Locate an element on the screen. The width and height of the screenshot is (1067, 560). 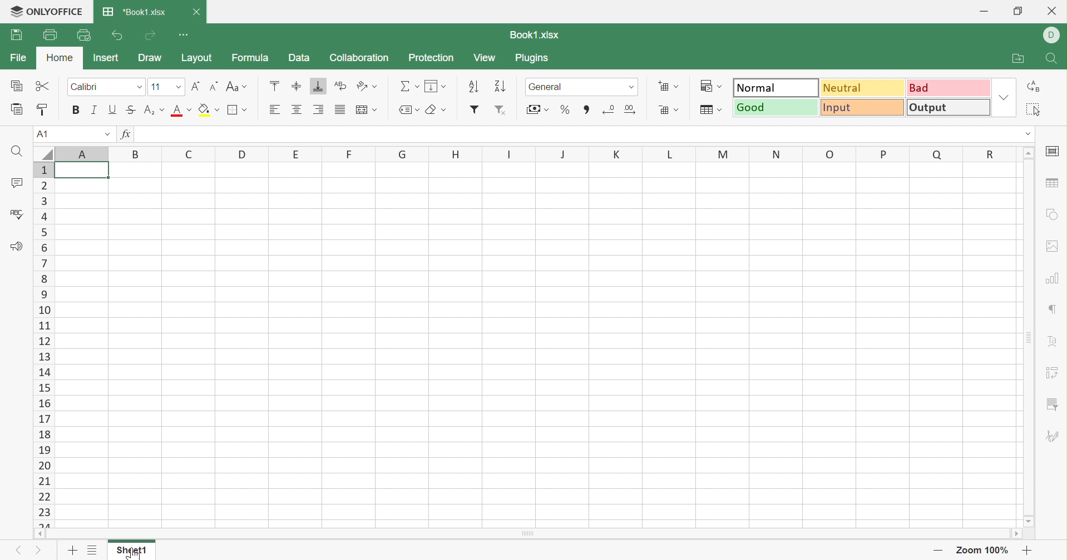
Layout is located at coordinates (195, 58).